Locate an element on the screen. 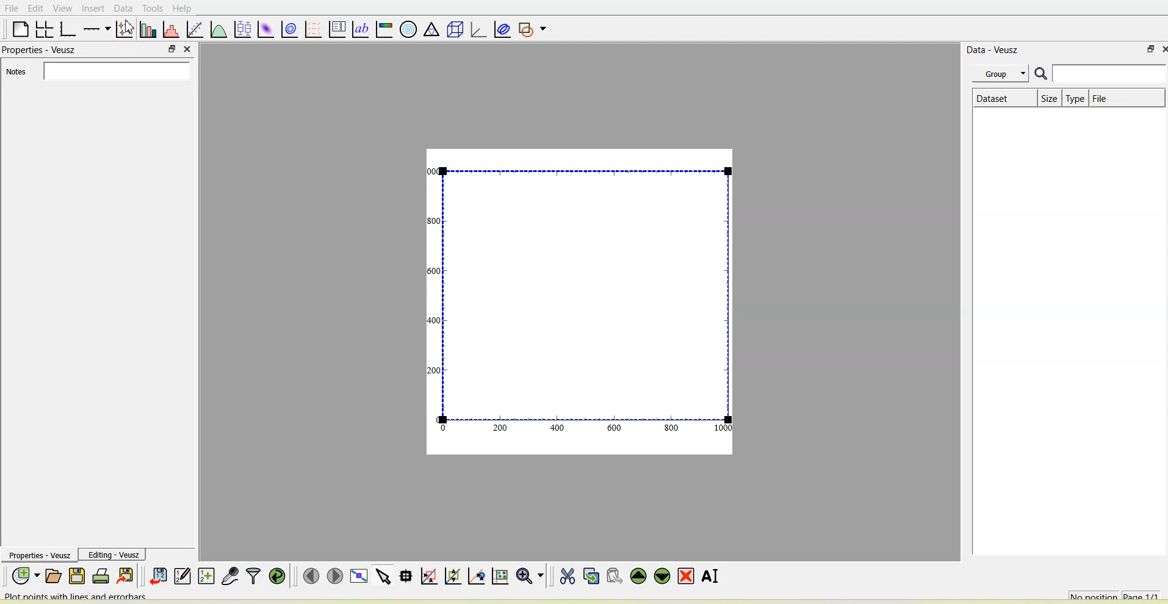 Image resolution: width=1168 pixels, height=604 pixels. Renames the selected widget is located at coordinates (710, 575).